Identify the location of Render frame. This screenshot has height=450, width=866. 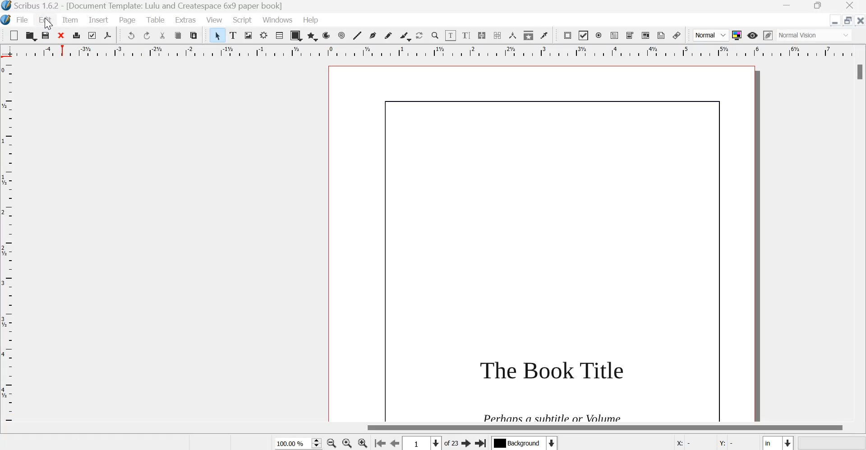
(263, 36).